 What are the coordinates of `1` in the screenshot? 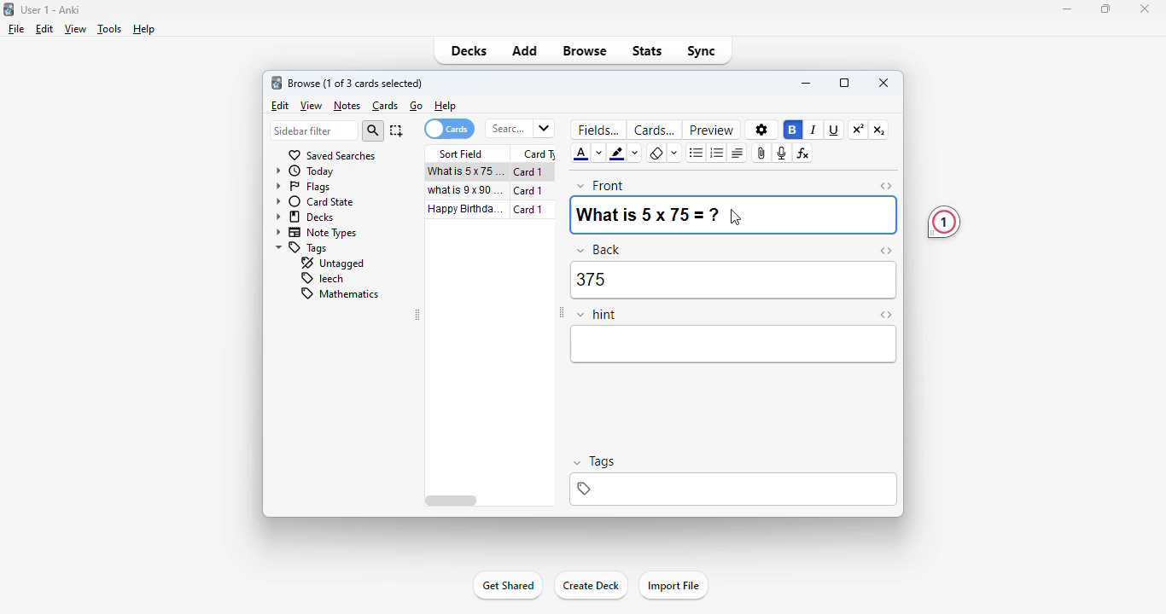 It's located at (944, 223).